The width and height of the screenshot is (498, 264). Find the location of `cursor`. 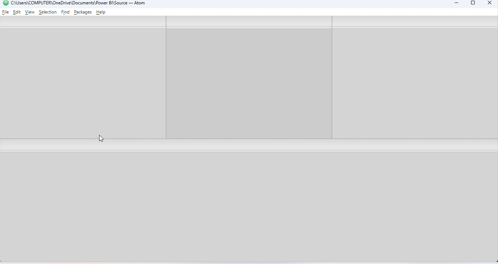

cursor is located at coordinates (100, 138).